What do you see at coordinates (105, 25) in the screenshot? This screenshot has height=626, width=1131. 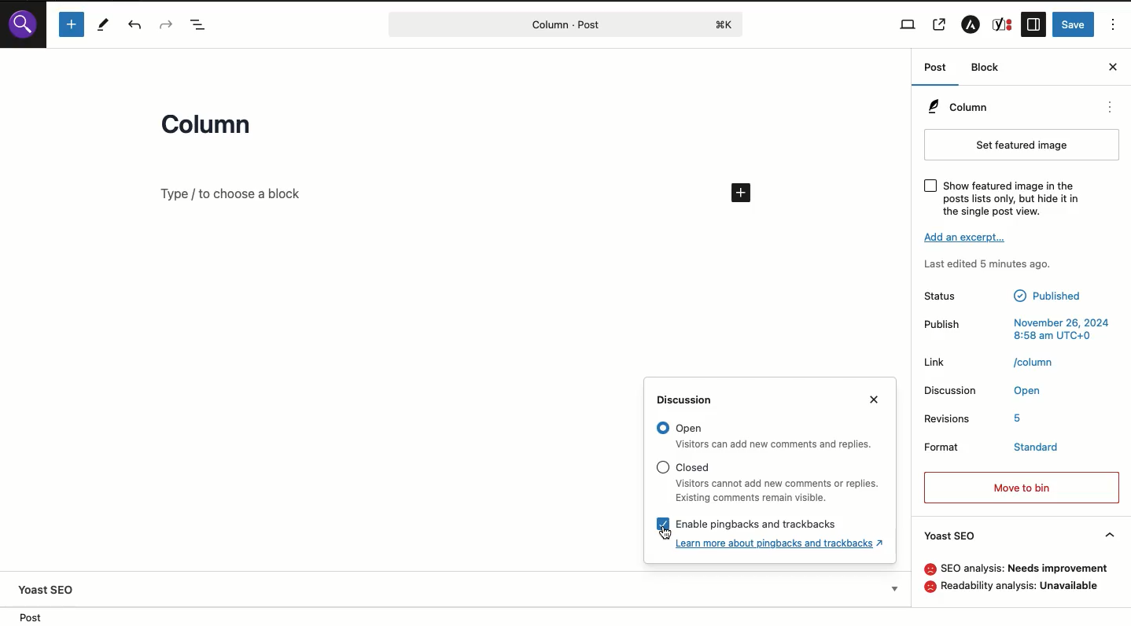 I see `Tools` at bounding box center [105, 25].